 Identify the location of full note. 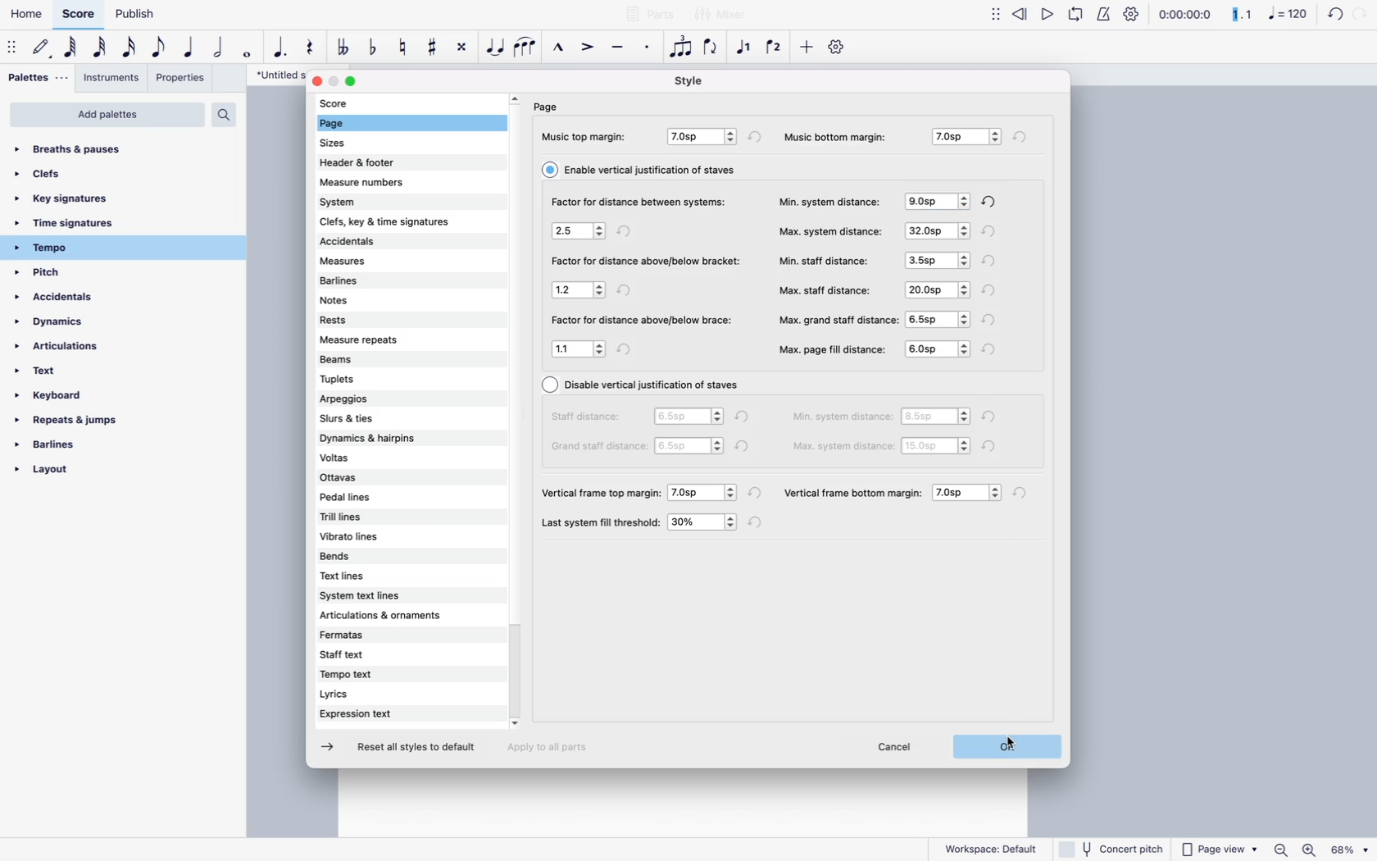
(249, 51).